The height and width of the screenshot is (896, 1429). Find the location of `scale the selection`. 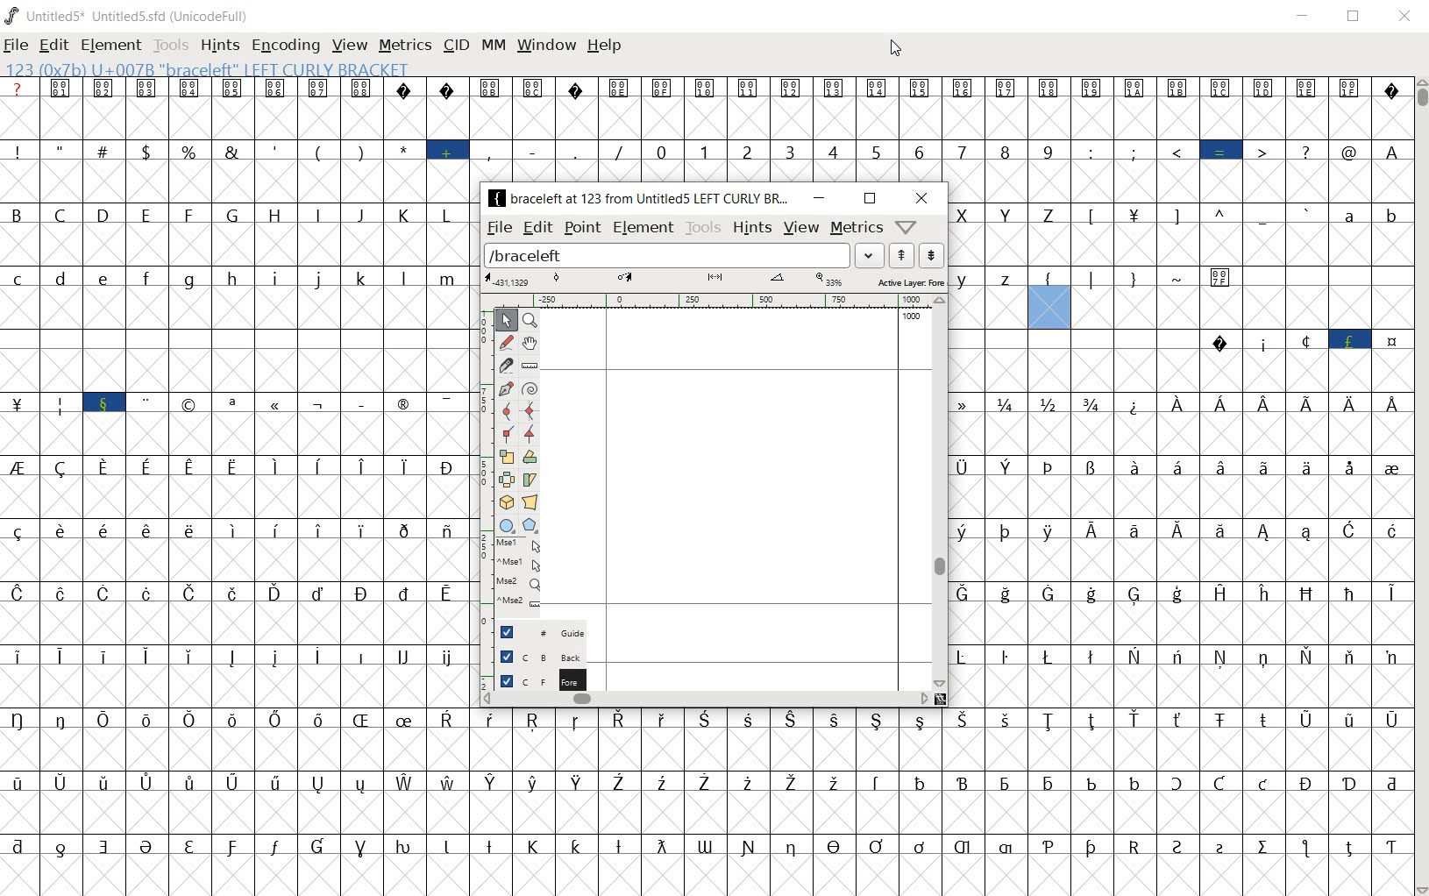

scale the selection is located at coordinates (507, 458).